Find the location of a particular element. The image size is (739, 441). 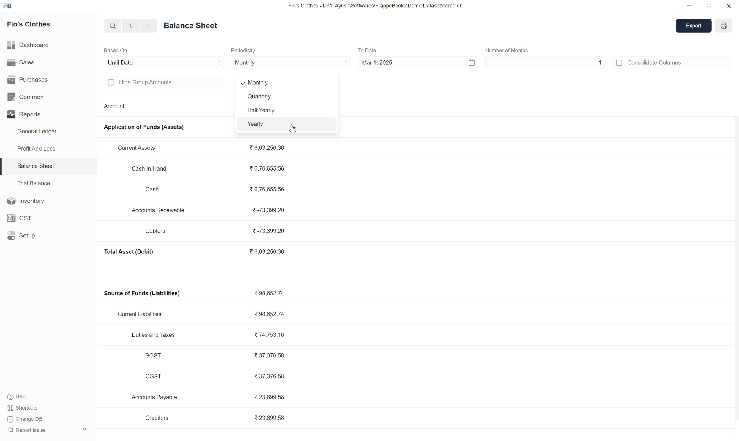

To Date is located at coordinates (369, 48).